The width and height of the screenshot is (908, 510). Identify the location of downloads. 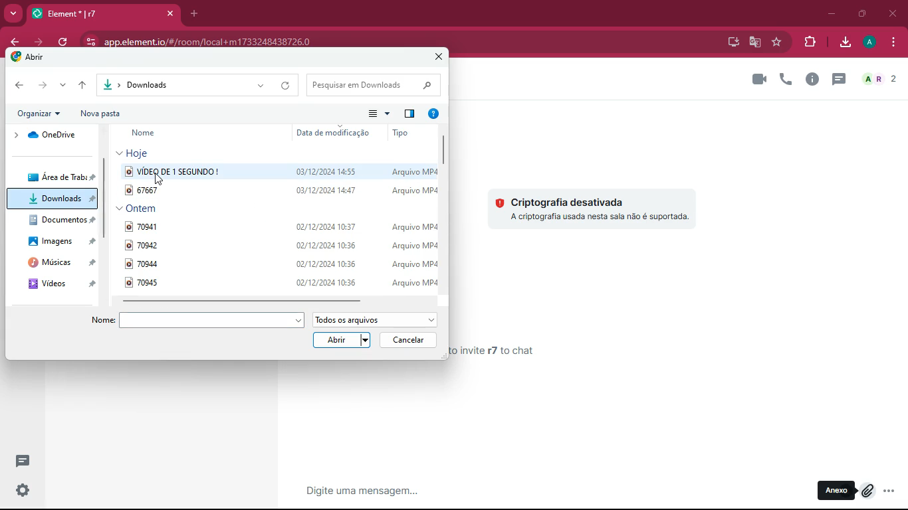
(57, 198).